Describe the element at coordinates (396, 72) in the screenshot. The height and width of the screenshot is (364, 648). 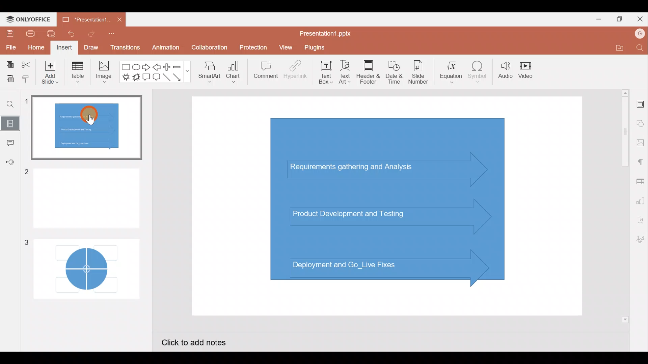
I see `Date & time` at that location.